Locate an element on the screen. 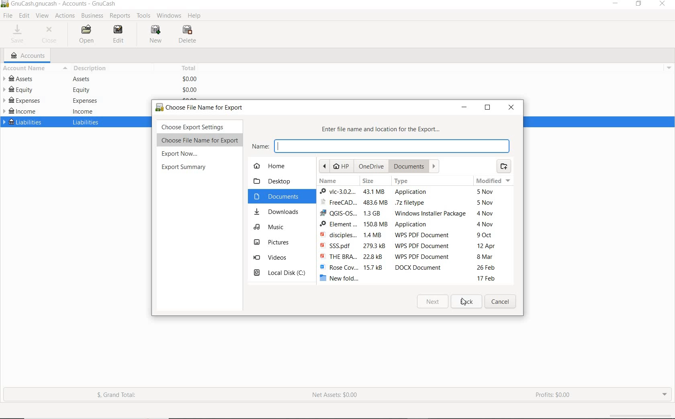  choose export settings is located at coordinates (199, 127).